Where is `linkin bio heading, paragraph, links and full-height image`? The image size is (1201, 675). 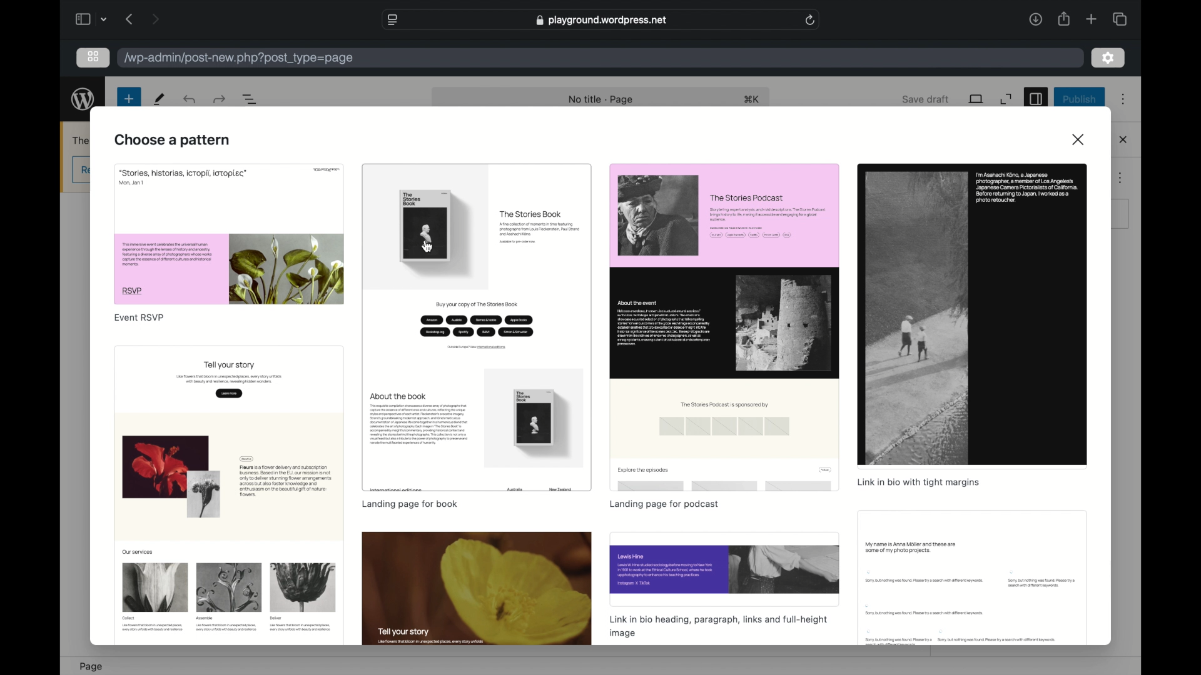
linkin bio heading, paragraph, links and full-height image is located at coordinates (721, 627).